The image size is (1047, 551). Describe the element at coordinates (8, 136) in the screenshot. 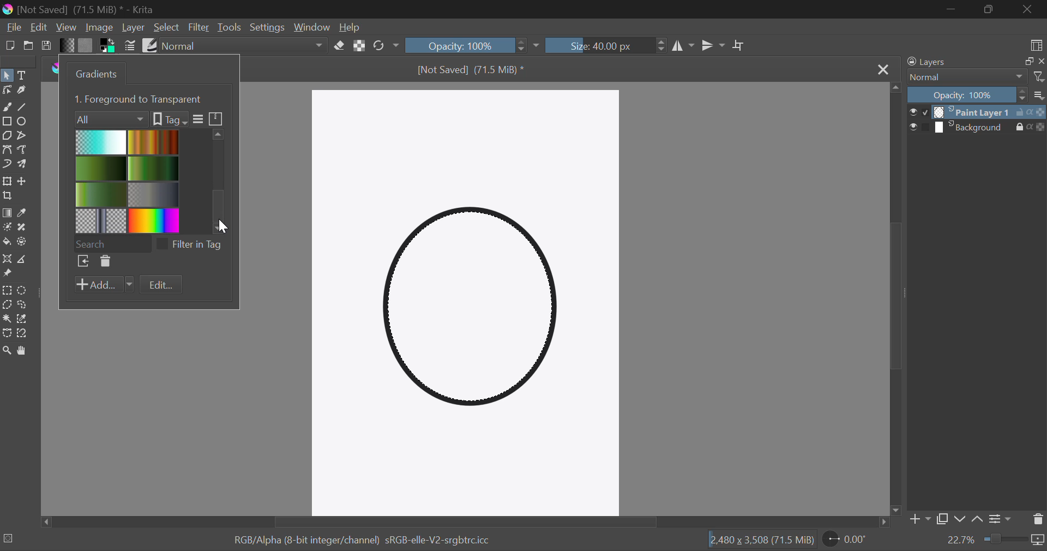

I see `Polygon` at that location.